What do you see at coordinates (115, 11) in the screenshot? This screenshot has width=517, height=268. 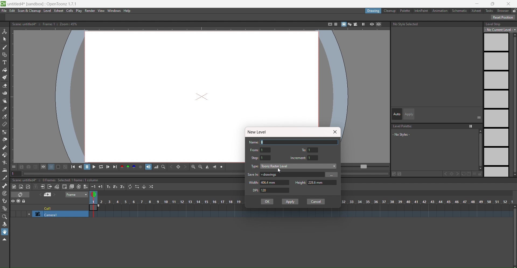 I see `windows` at bounding box center [115, 11].